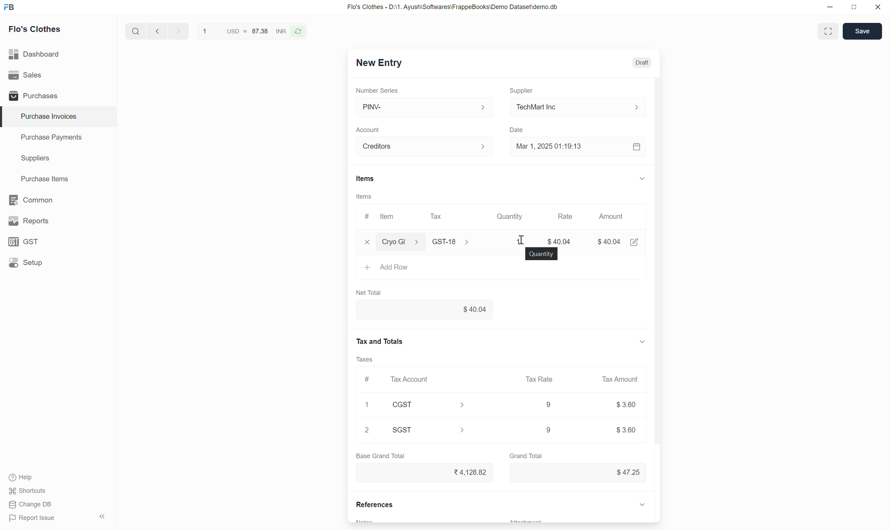 The width and height of the screenshot is (890, 530). Describe the element at coordinates (853, 9) in the screenshot. I see `restore down` at that location.